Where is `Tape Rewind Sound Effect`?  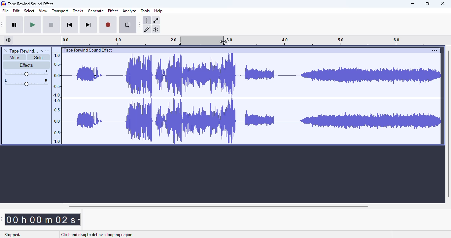 Tape Rewind Sound Effect is located at coordinates (33, 4).